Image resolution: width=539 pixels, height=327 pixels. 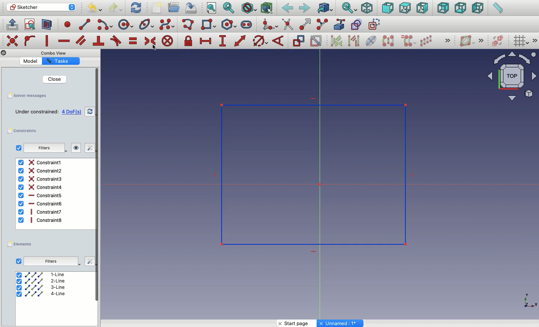 What do you see at coordinates (206, 40) in the screenshot?
I see `constrain horizontal distance` at bounding box center [206, 40].